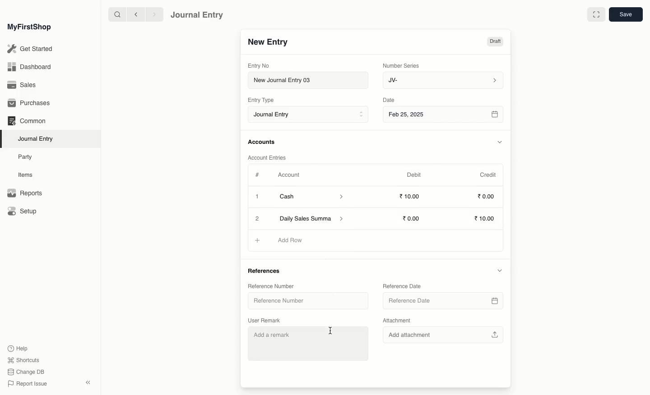  What do you see at coordinates (595, 15) in the screenshot?
I see `Full width toggle` at bounding box center [595, 15].